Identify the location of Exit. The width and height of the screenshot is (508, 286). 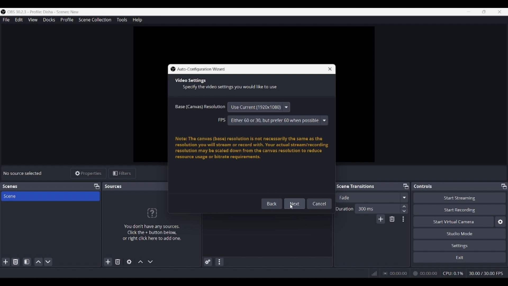
(460, 257).